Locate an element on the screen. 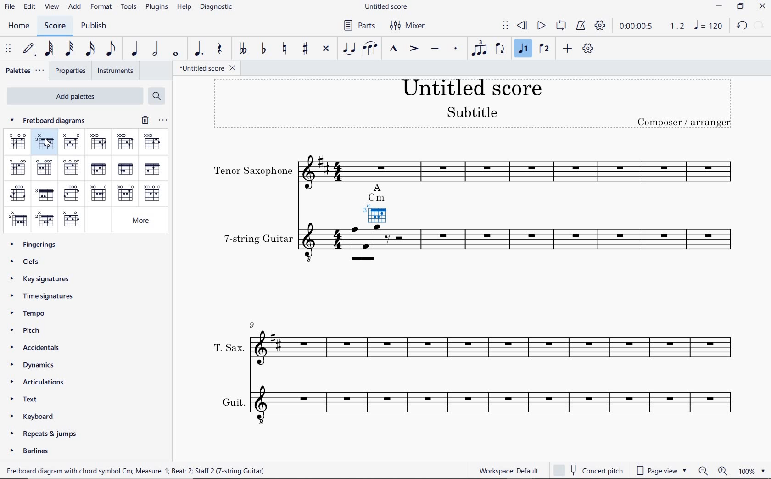 This screenshot has height=479, width=771. ARTICULATIONS is located at coordinates (42, 383).